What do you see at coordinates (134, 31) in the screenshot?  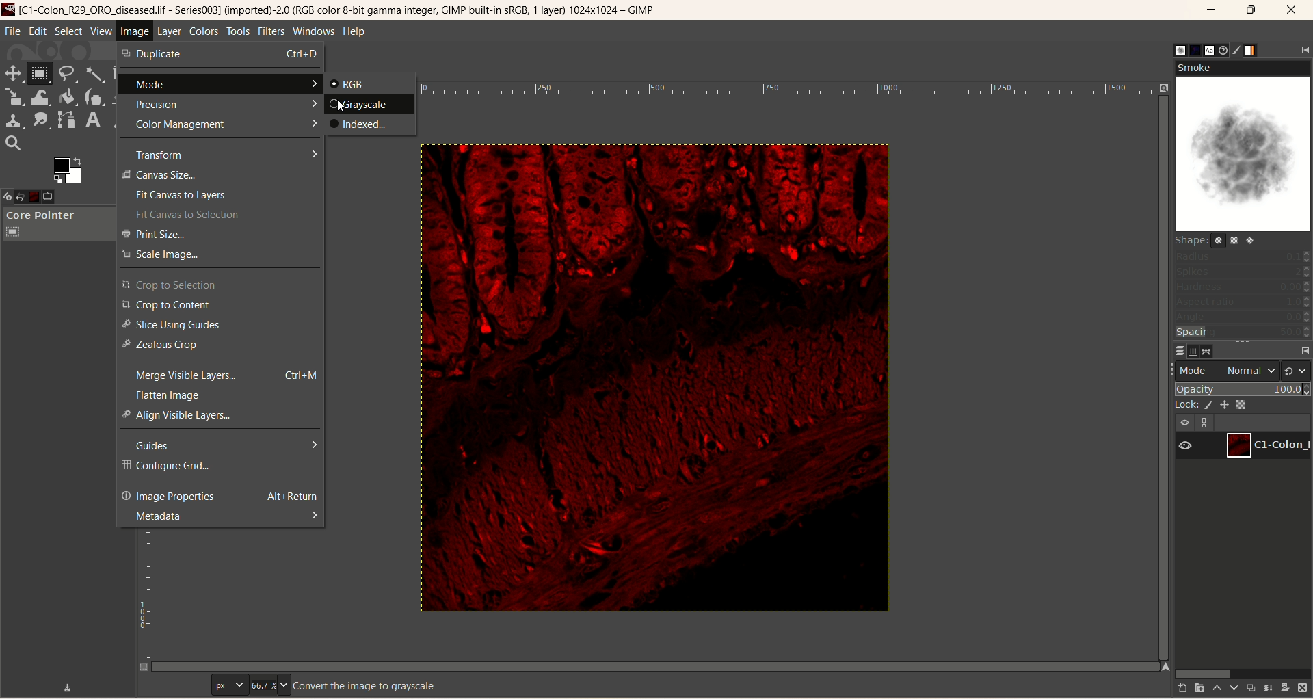 I see `image` at bounding box center [134, 31].